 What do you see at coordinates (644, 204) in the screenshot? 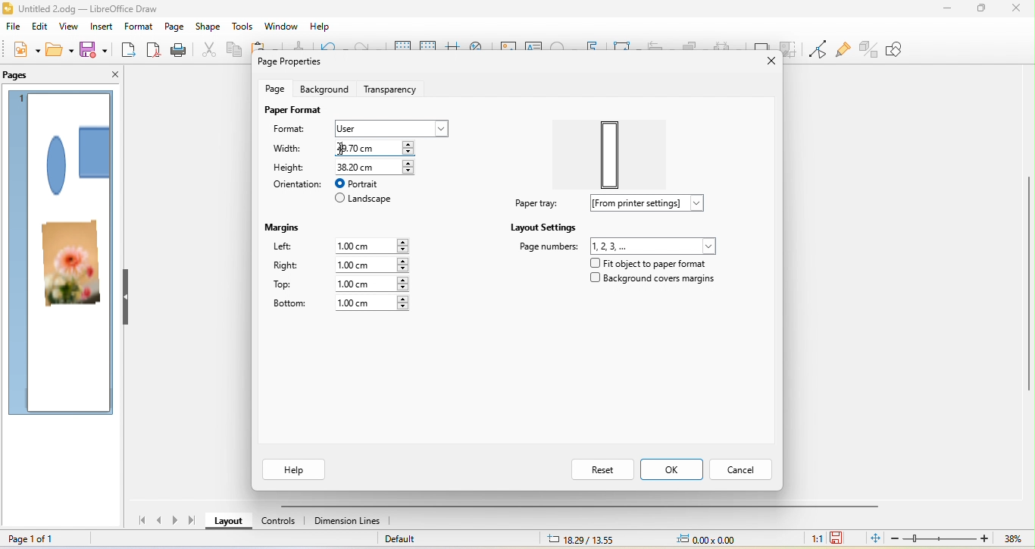
I see `from printer settings` at bounding box center [644, 204].